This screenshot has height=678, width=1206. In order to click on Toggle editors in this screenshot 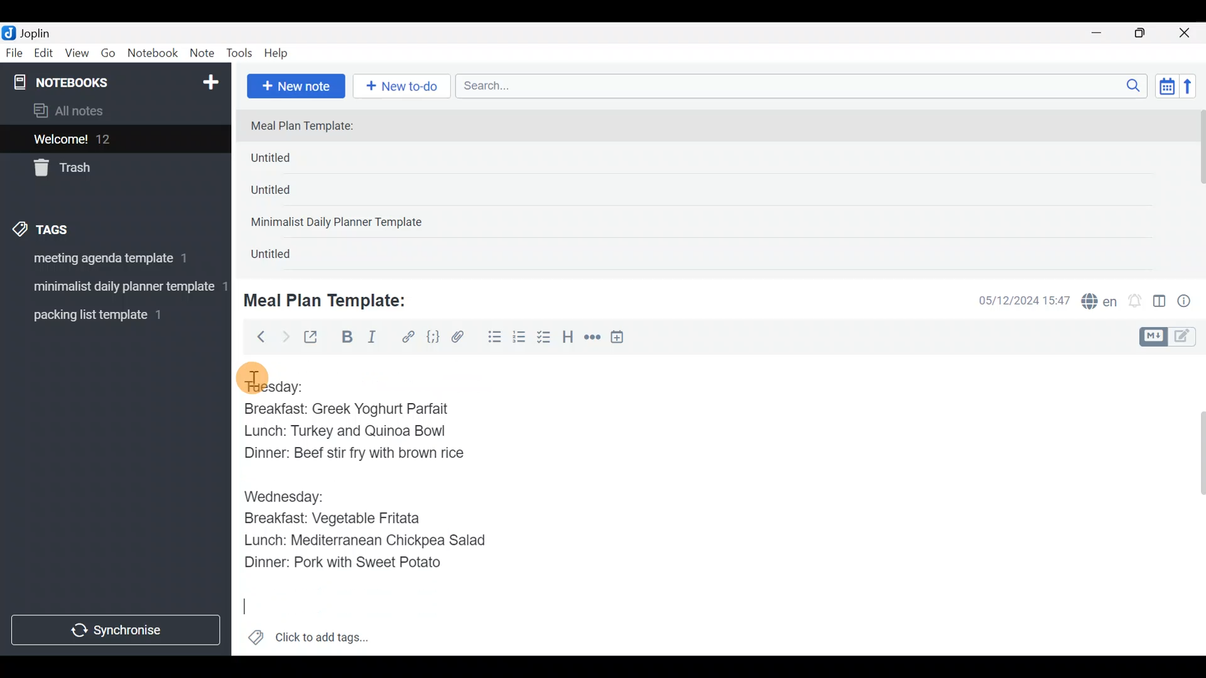, I will do `click(1171, 335)`.